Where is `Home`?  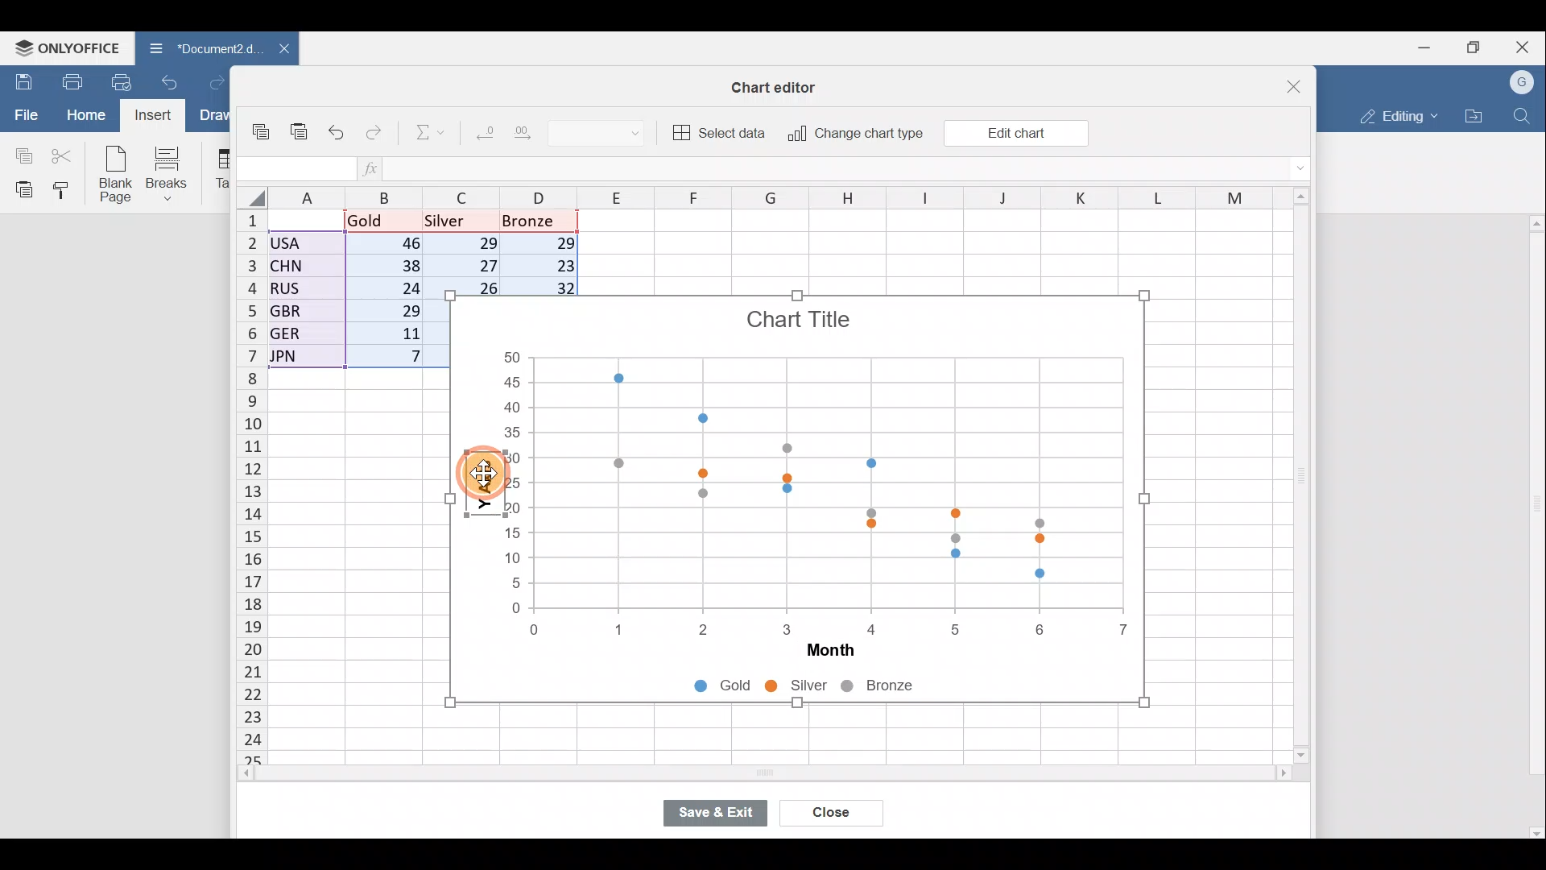 Home is located at coordinates (85, 117).